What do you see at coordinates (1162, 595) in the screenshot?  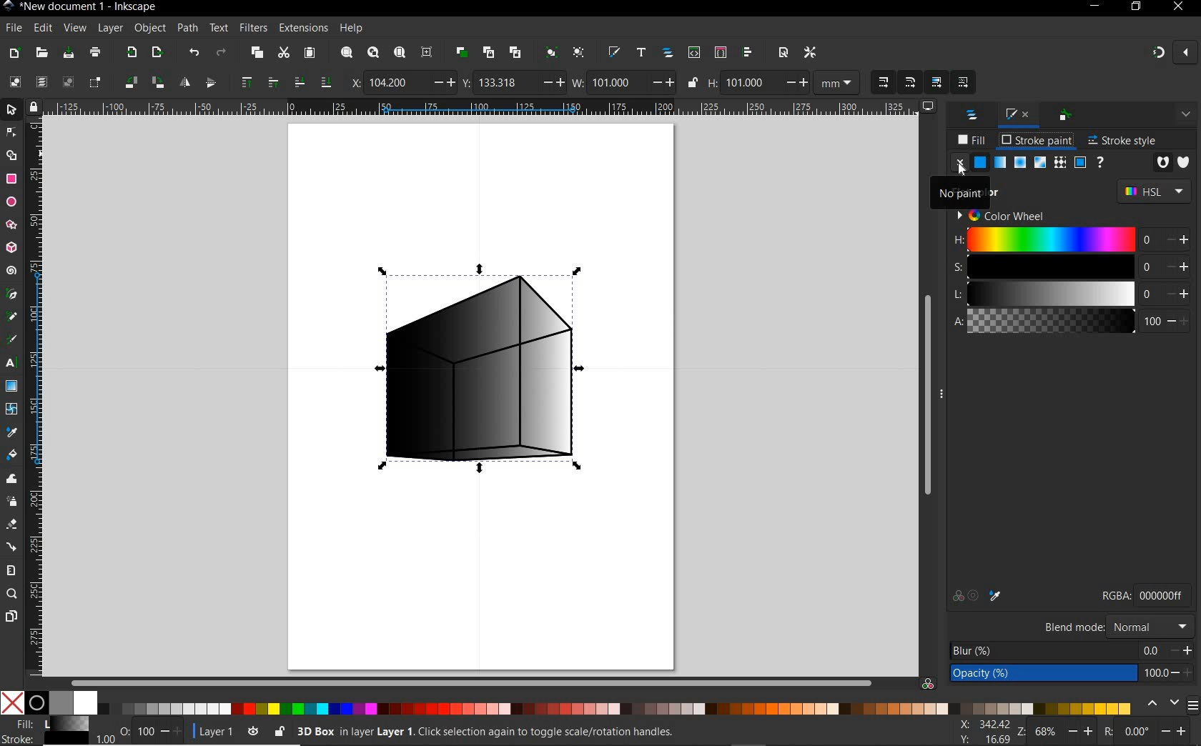 I see `COLOR MANAGED MODE` at bounding box center [1162, 595].